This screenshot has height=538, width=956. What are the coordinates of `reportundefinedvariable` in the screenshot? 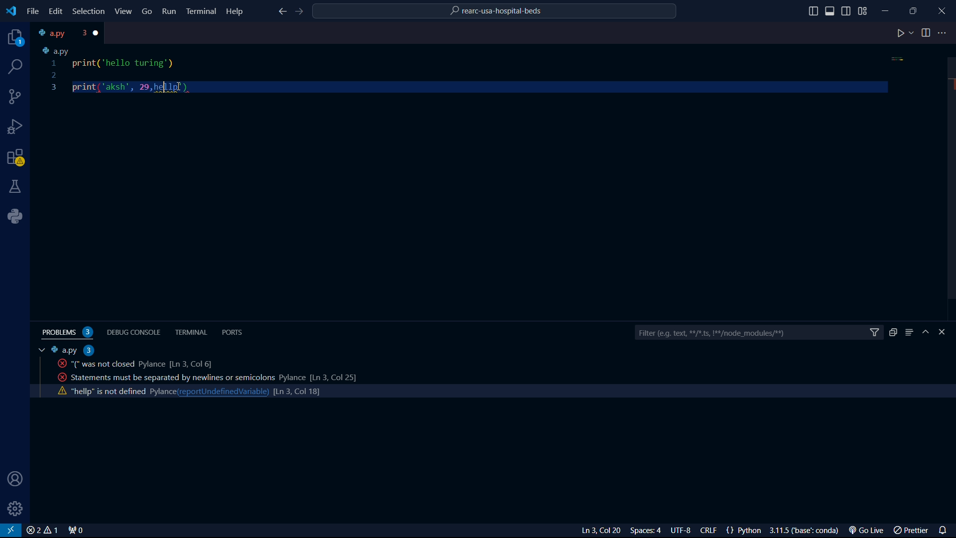 It's located at (224, 392).